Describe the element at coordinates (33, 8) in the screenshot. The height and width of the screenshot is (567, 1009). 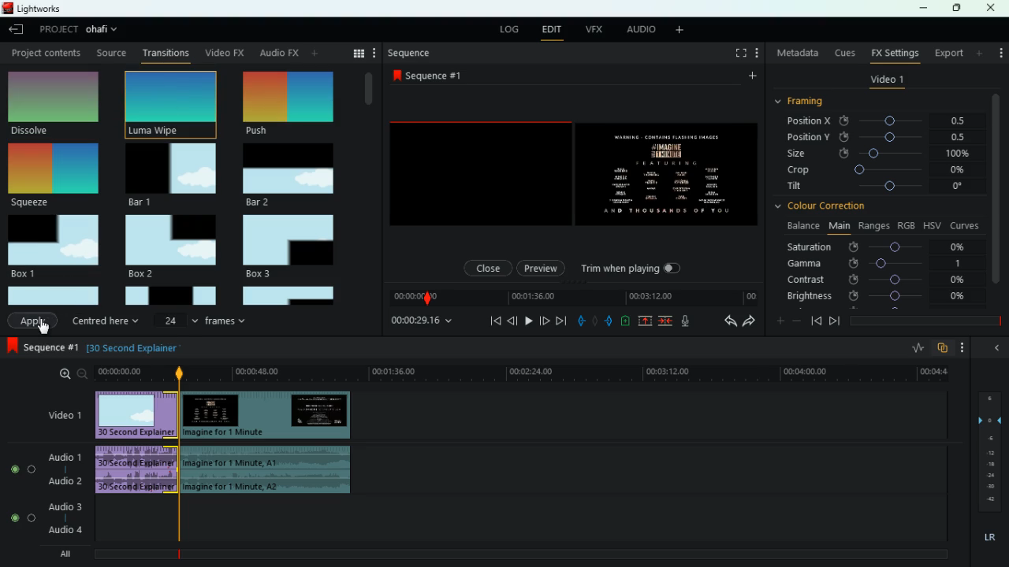
I see `lightworks` at that location.